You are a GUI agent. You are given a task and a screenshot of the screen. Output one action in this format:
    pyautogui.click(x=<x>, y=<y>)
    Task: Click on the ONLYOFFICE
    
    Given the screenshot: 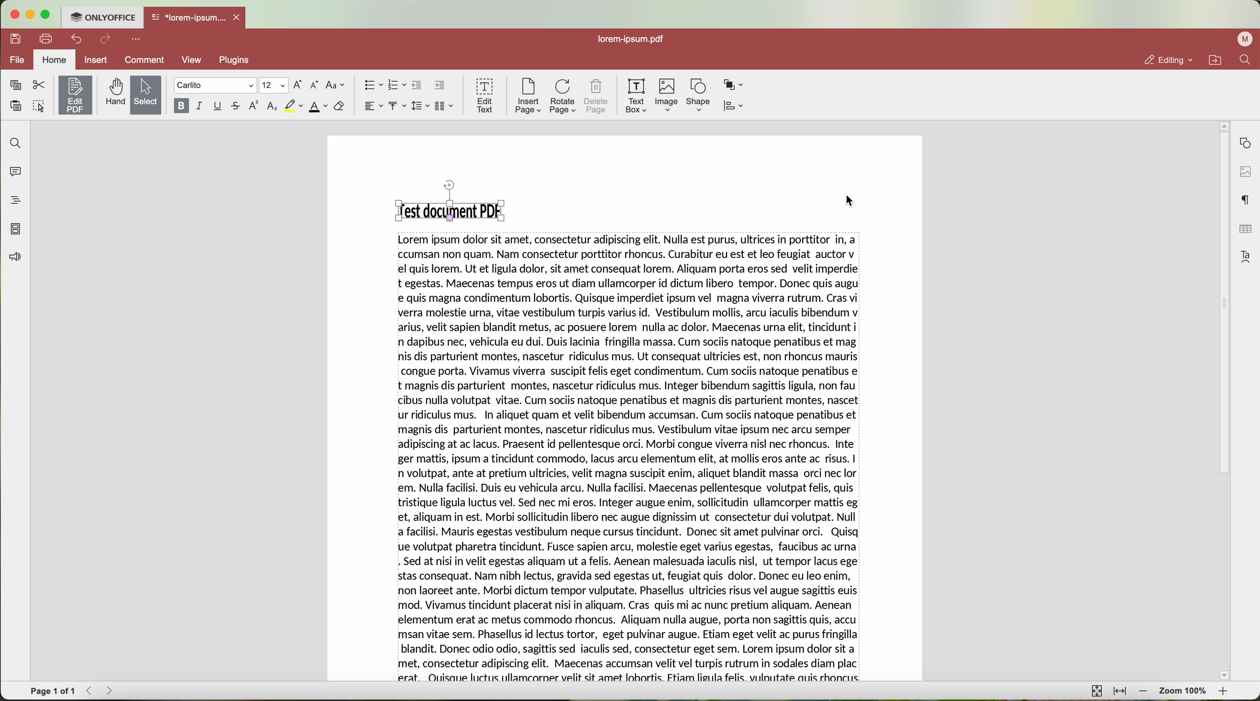 What is the action you would take?
    pyautogui.click(x=105, y=18)
    